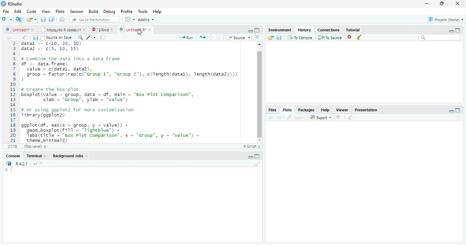 The image size is (466, 245). Describe the element at coordinates (60, 30) in the screenshot. I see `Mosquito R codes.v1` at that location.